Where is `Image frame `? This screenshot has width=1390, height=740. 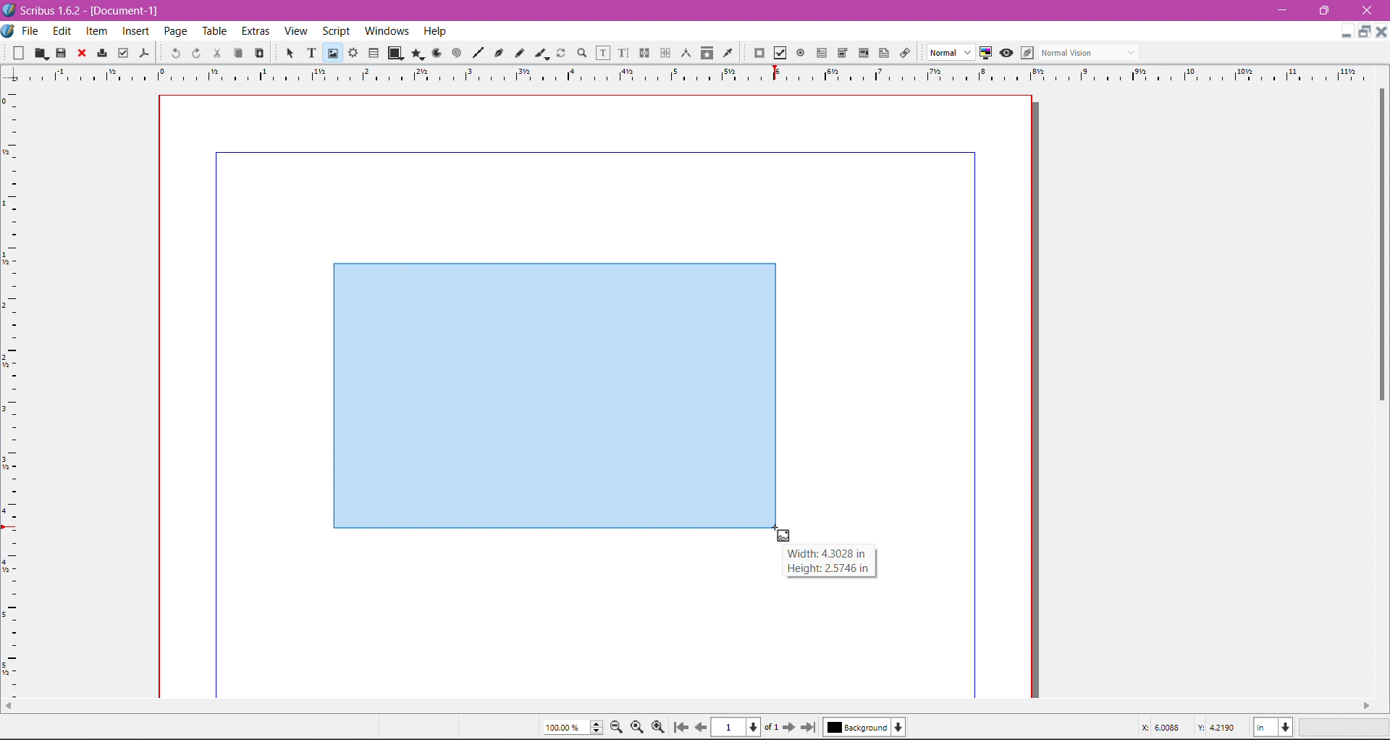 Image frame  is located at coordinates (552, 391).